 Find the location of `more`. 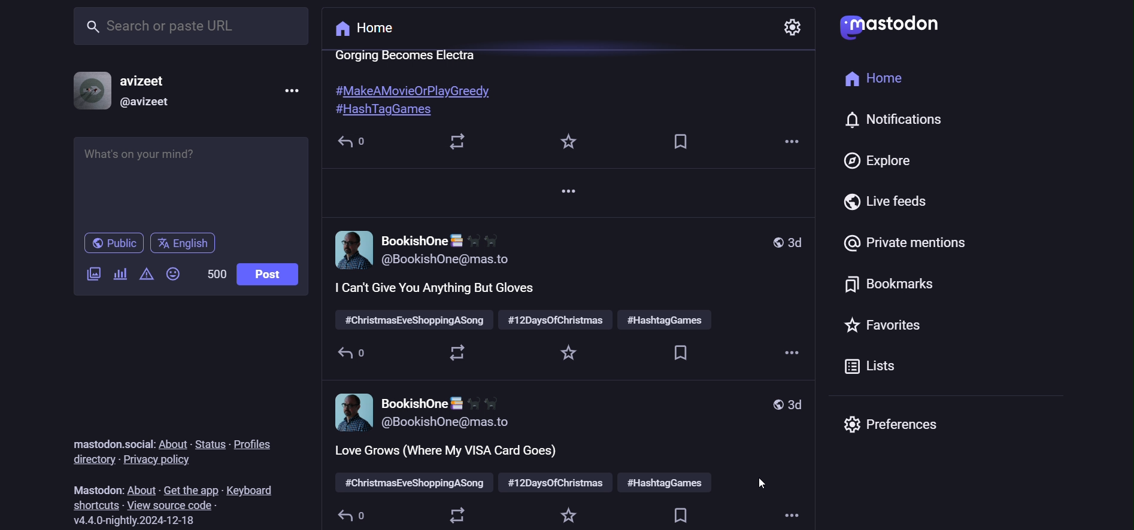

more is located at coordinates (789, 142).